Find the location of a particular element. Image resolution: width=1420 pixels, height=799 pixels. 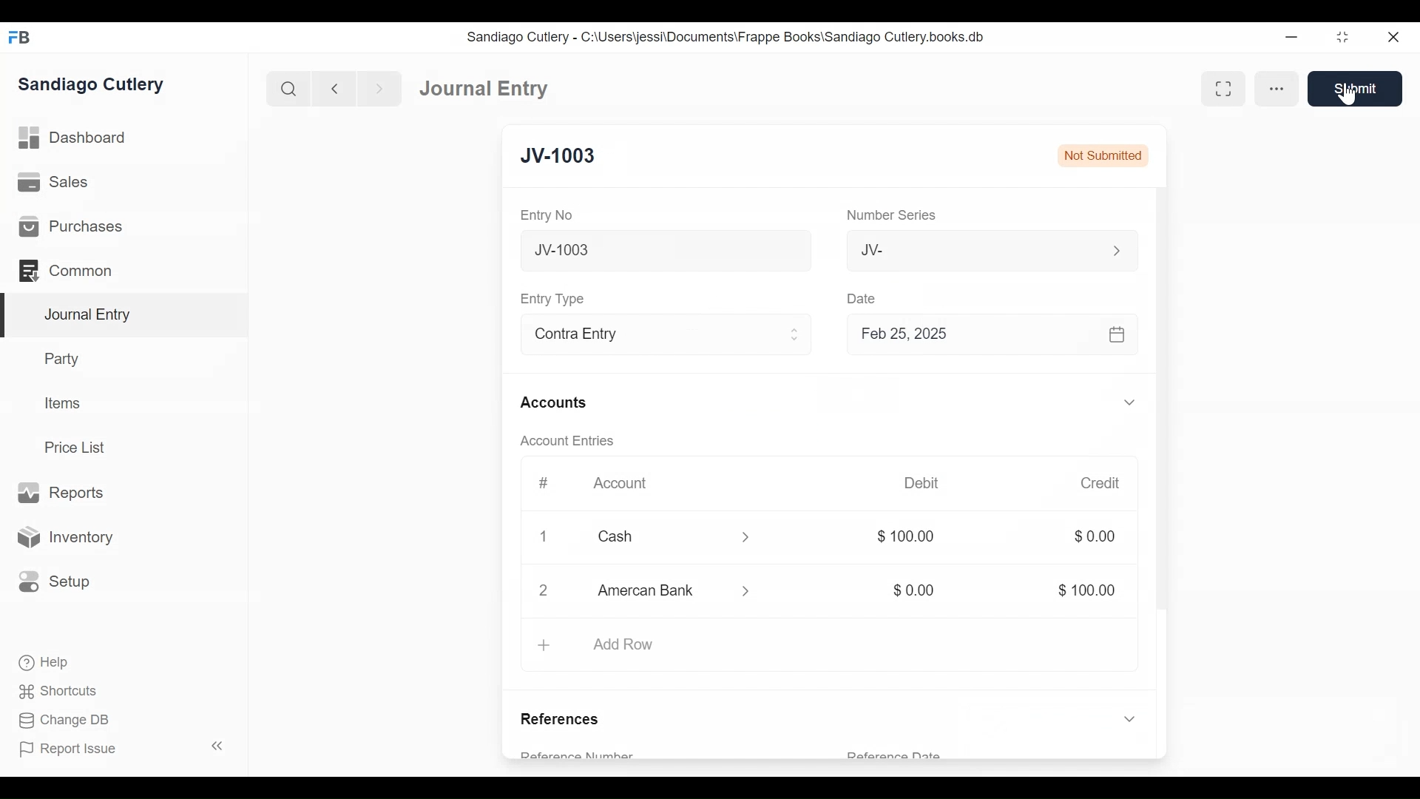

Shortcuts is located at coordinates (54, 691).